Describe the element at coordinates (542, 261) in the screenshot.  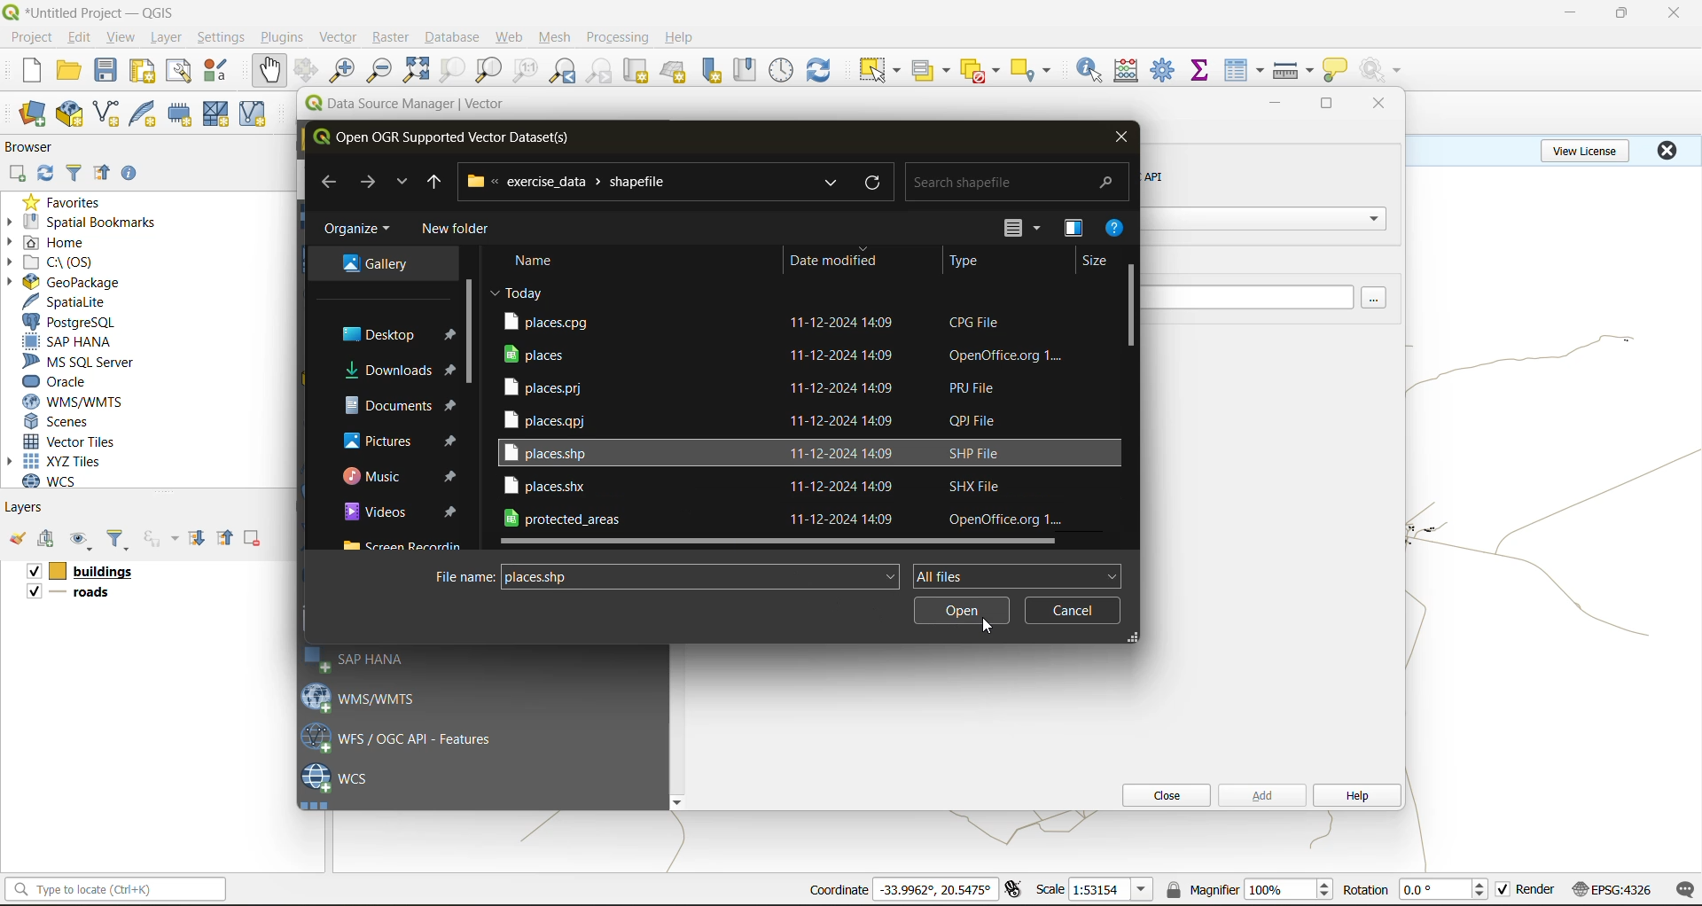
I see `name` at that location.